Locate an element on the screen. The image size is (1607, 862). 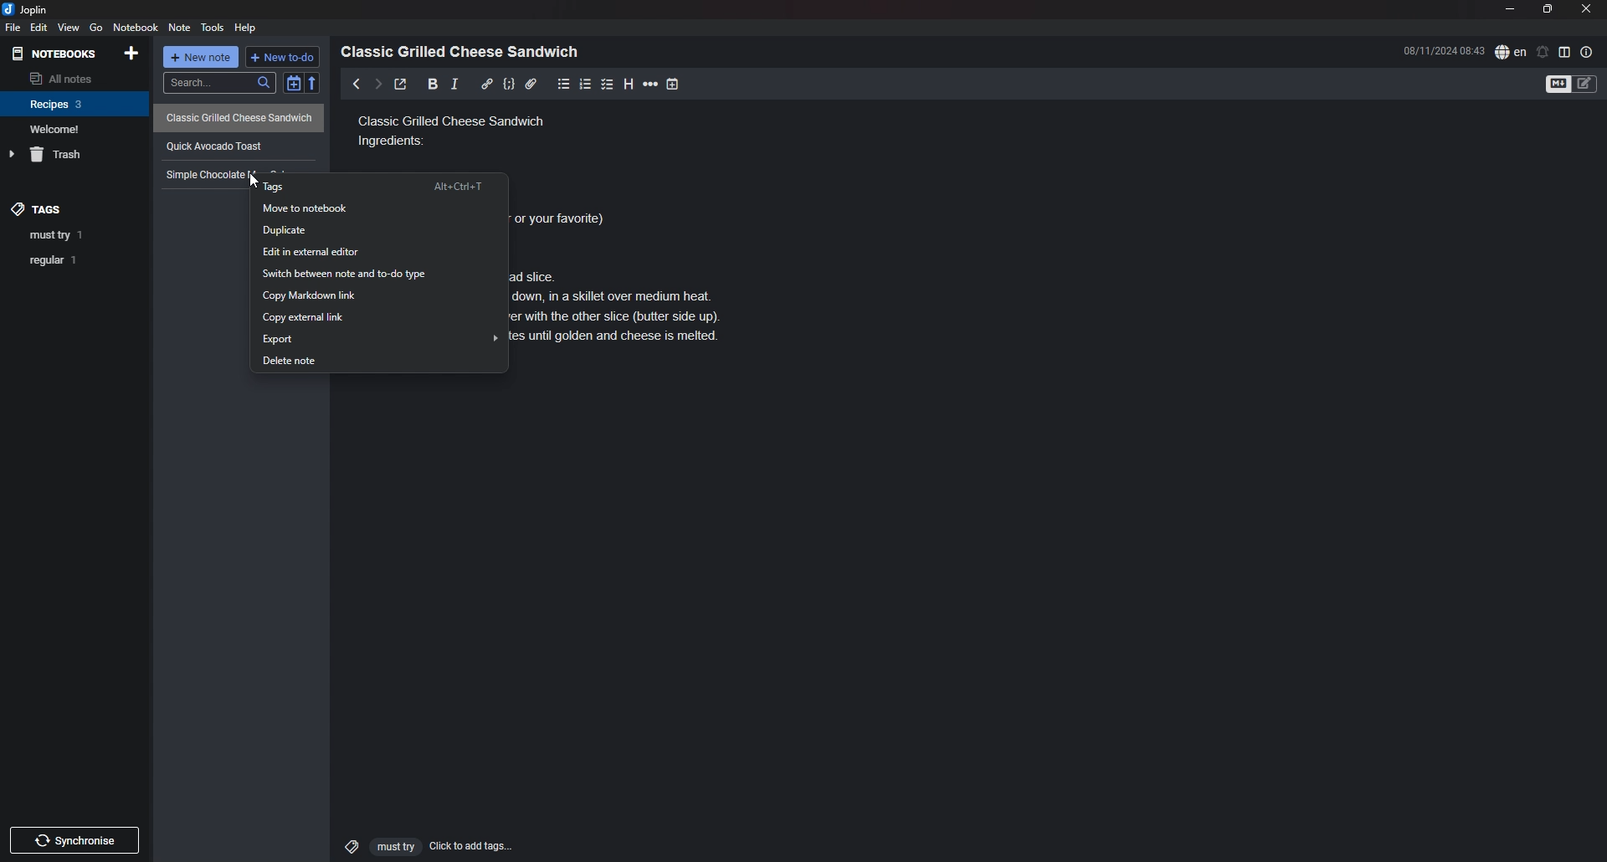
toggle external editor is located at coordinates (400, 86).